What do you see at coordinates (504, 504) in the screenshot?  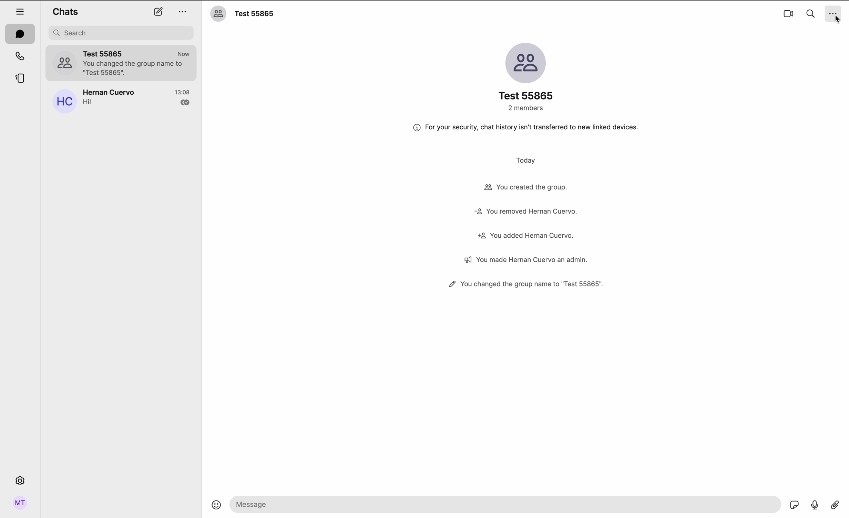 I see `send message` at bounding box center [504, 504].